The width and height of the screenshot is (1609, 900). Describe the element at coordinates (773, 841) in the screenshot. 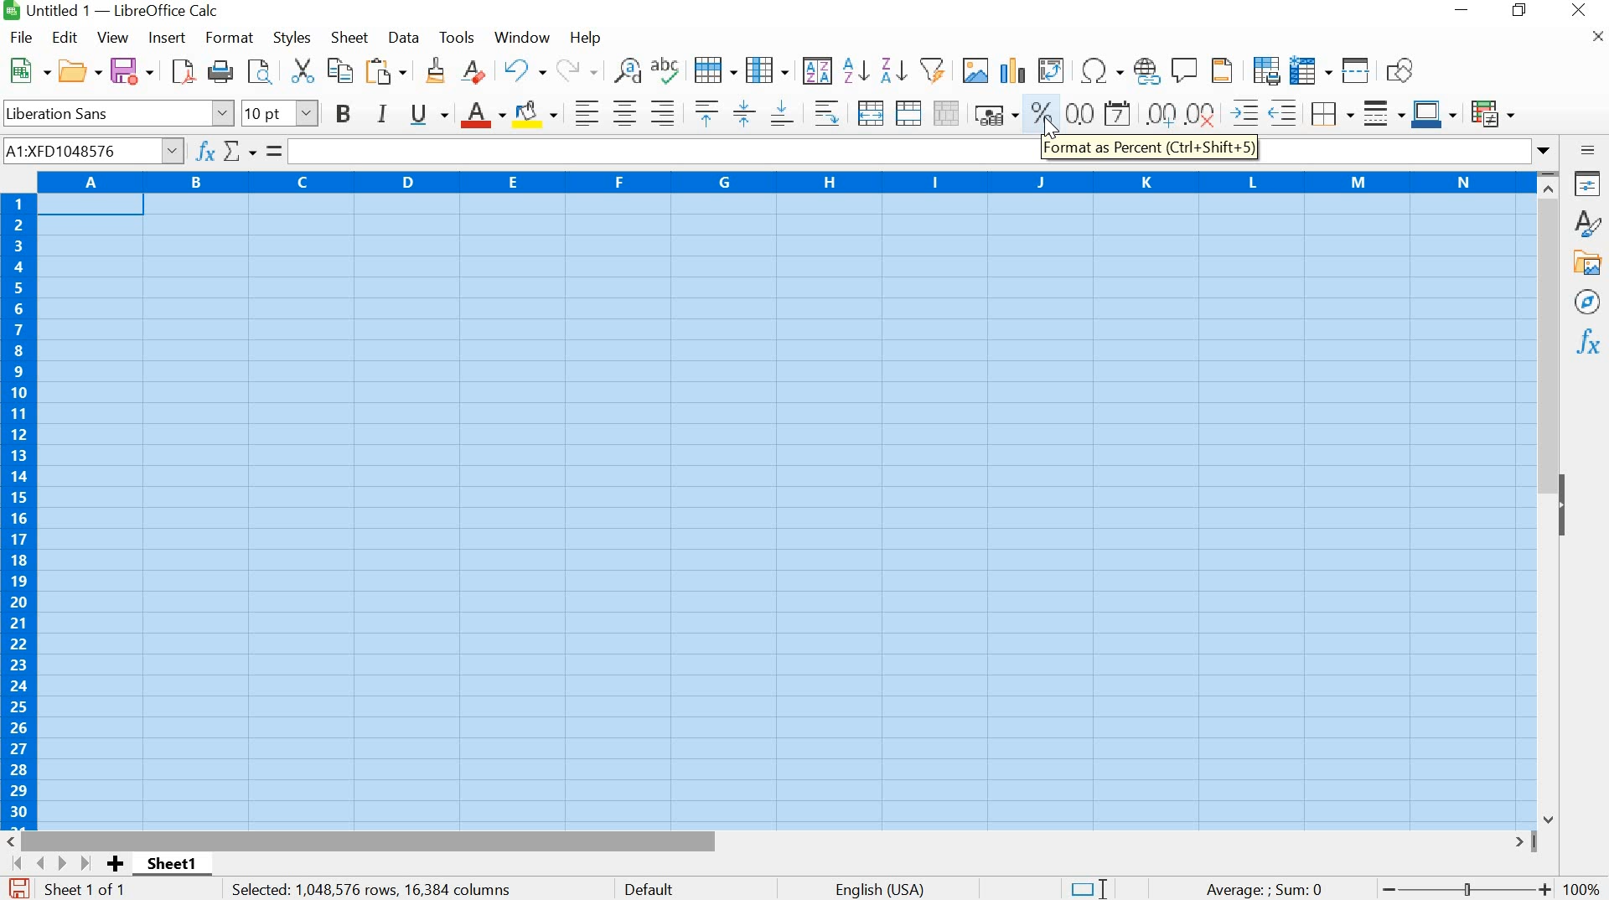

I see `SCROLLBAR` at that location.